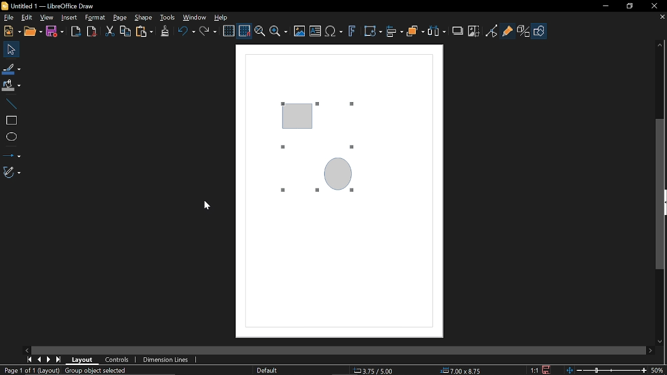 The image size is (667, 375). Describe the element at coordinates (539, 31) in the screenshot. I see `Shapes` at that location.